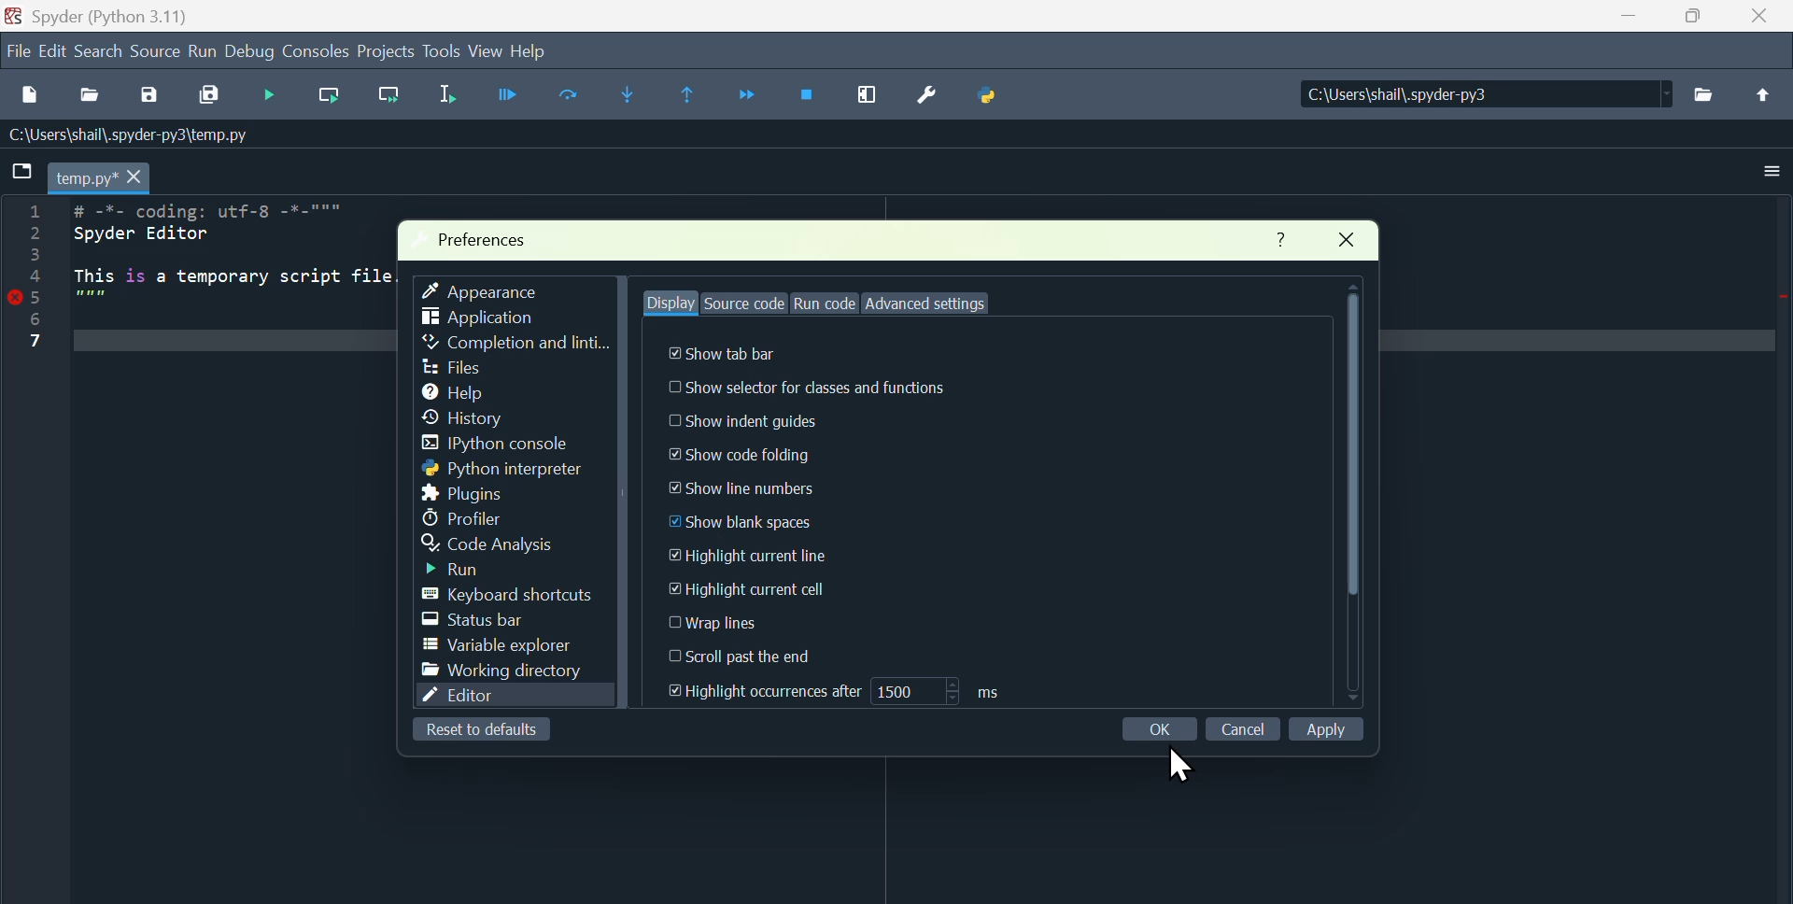 This screenshot has height=904, width=1793. Describe the element at coordinates (522, 597) in the screenshot. I see `Keyboard shortcut` at that location.